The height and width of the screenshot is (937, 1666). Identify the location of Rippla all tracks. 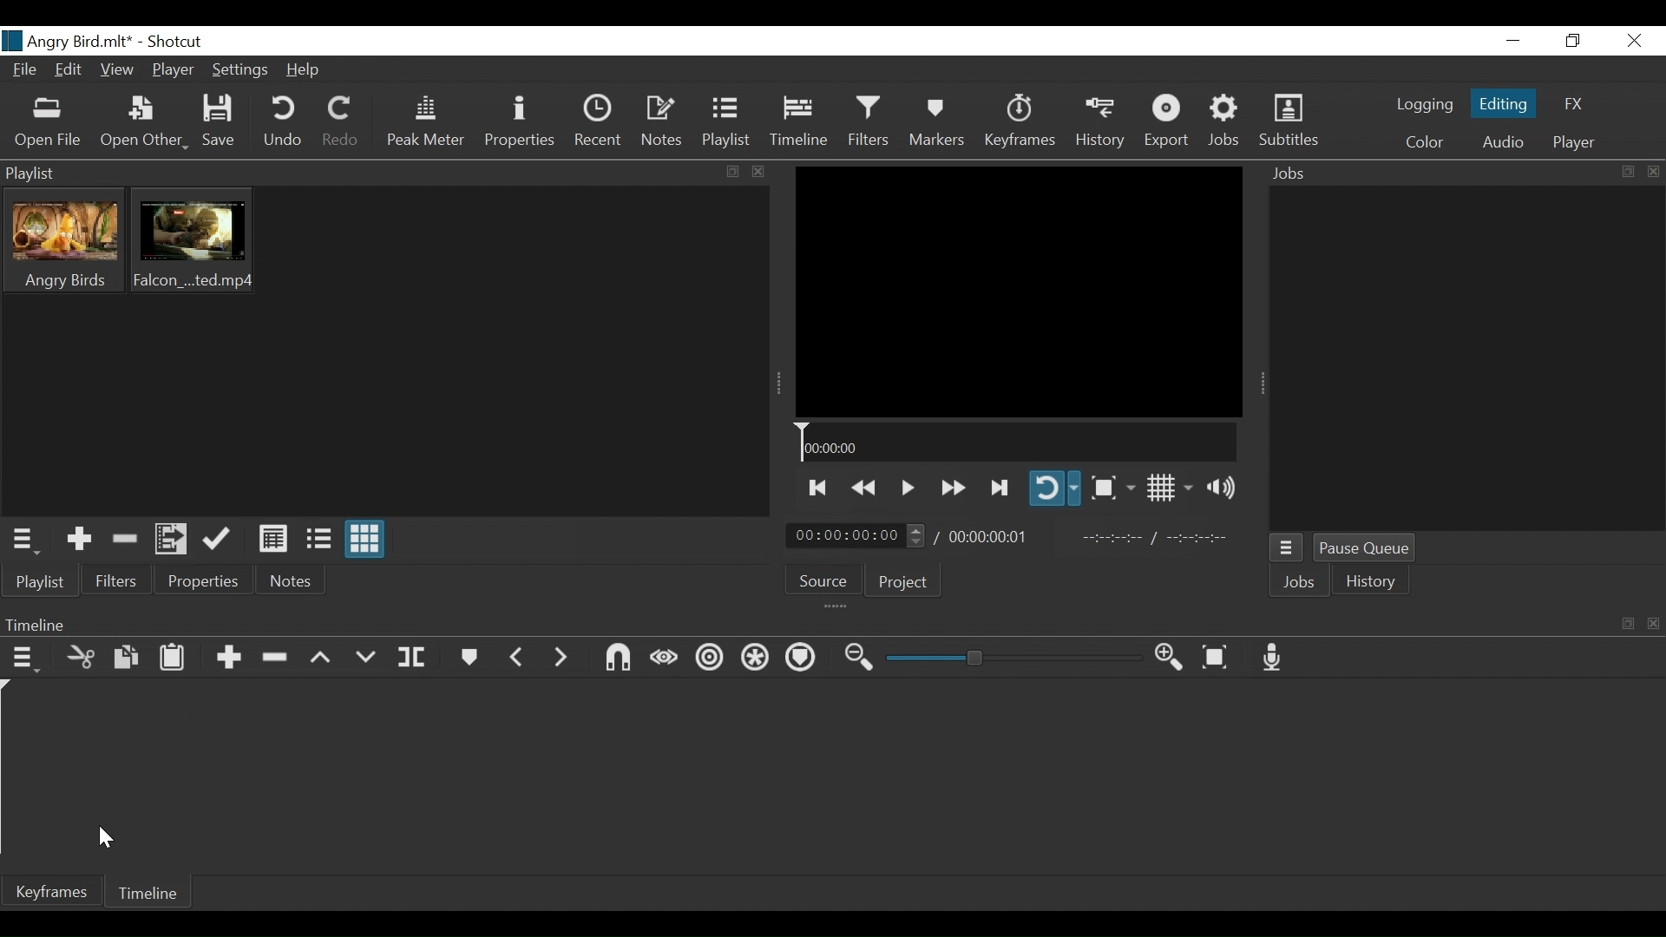
(756, 659).